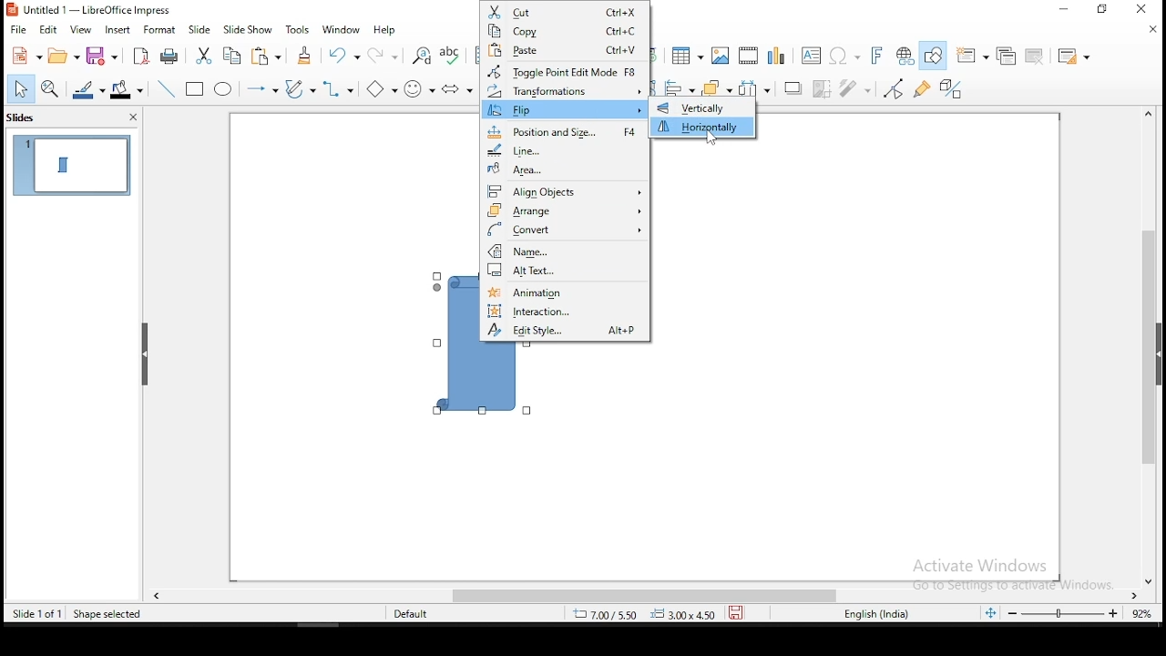 The height and width of the screenshot is (656, 1166). What do you see at coordinates (716, 89) in the screenshot?
I see `arrange` at bounding box center [716, 89].